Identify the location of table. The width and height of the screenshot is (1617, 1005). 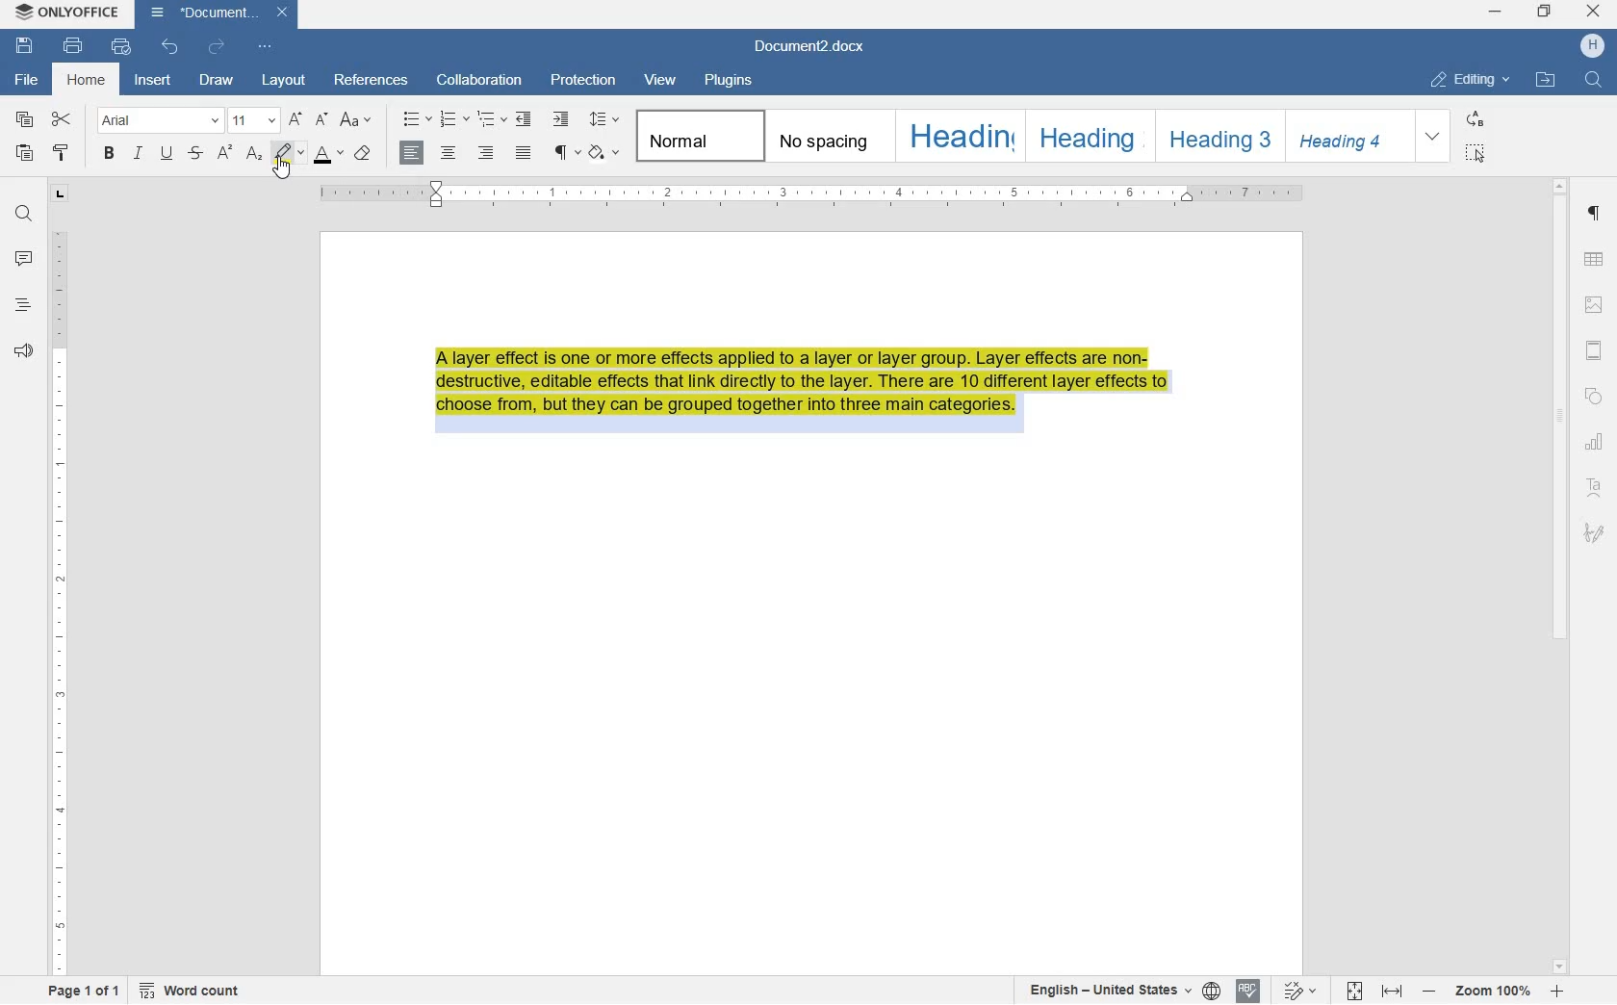
(1594, 260).